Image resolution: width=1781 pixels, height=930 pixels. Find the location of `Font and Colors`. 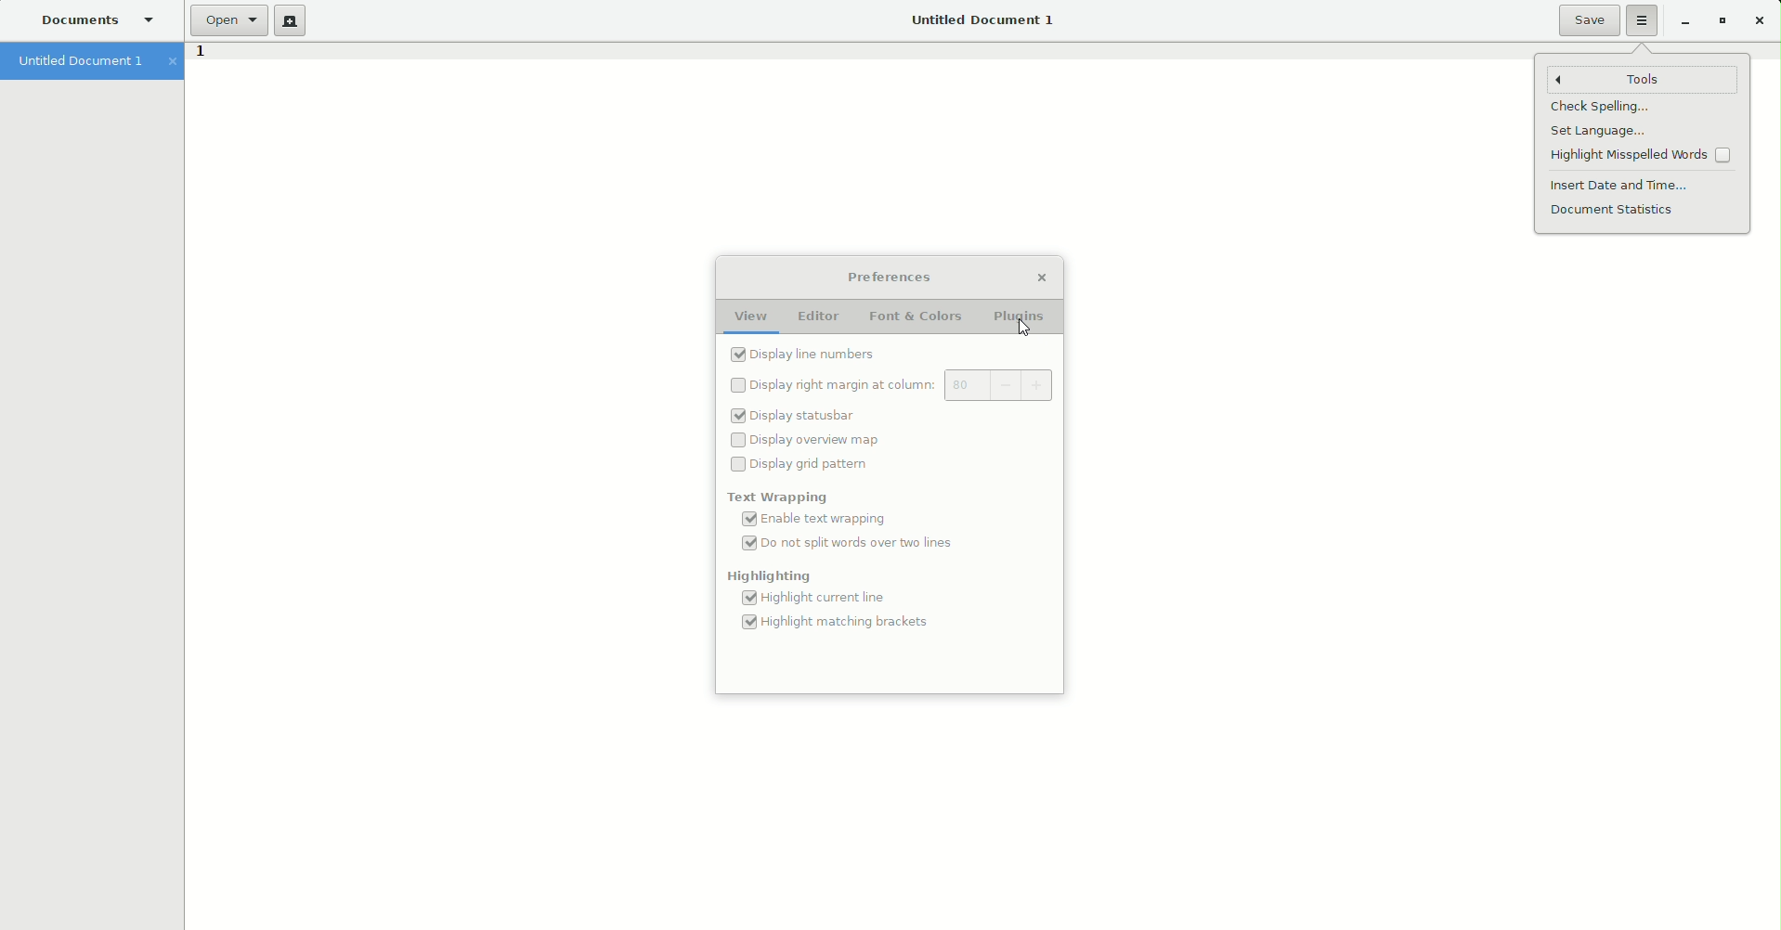

Font and Colors is located at coordinates (918, 317).